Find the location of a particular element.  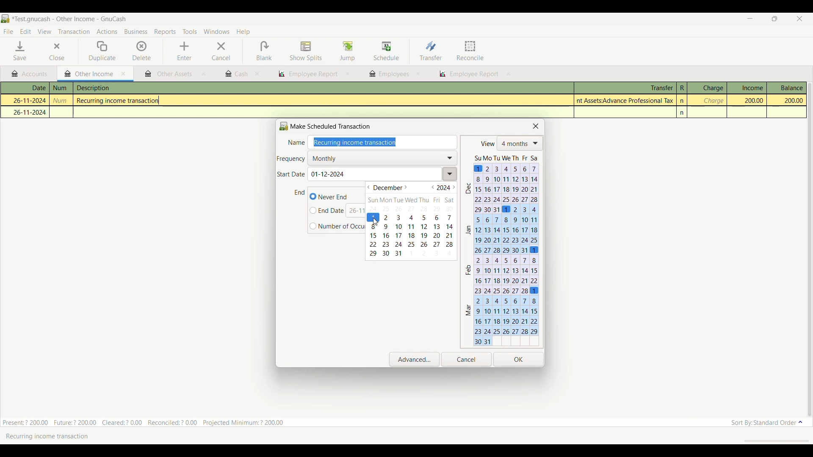

26-11-2024 is located at coordinates (28, 112).